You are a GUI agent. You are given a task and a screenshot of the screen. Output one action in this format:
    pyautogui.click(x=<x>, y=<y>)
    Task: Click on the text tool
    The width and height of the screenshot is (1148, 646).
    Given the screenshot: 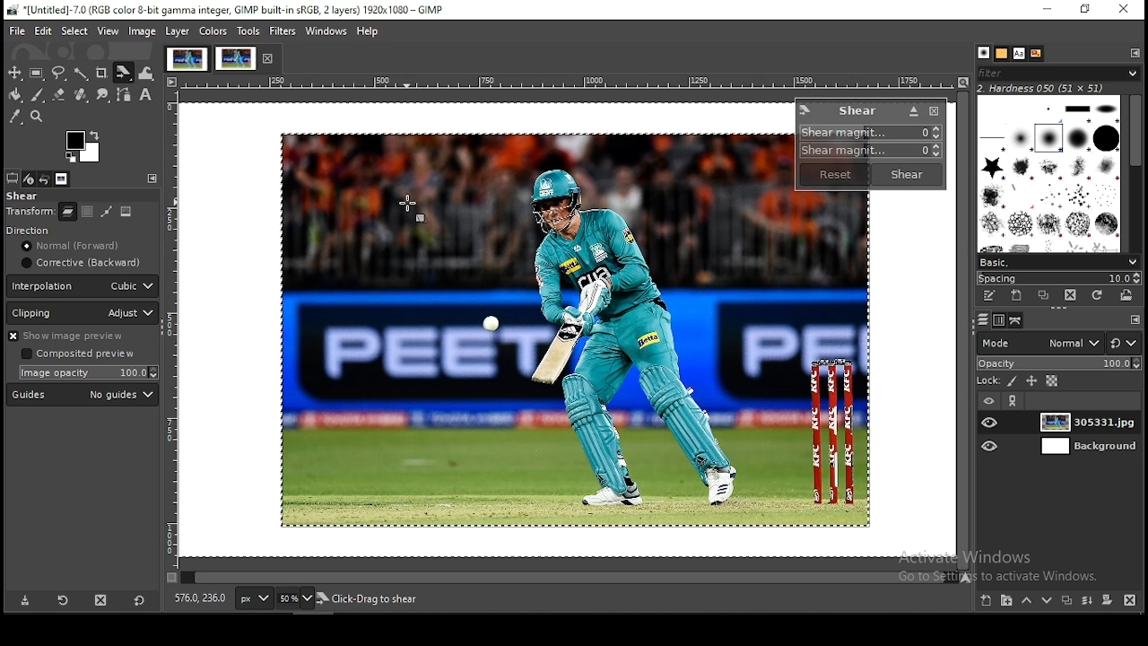 What is the action you would take?
    pyautogui.click(x=147, y=95)
    